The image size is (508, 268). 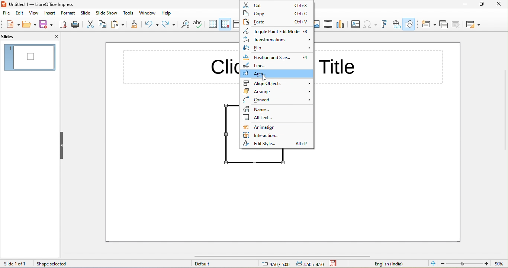 I want to click on maximize, so click(x=482, y=4).